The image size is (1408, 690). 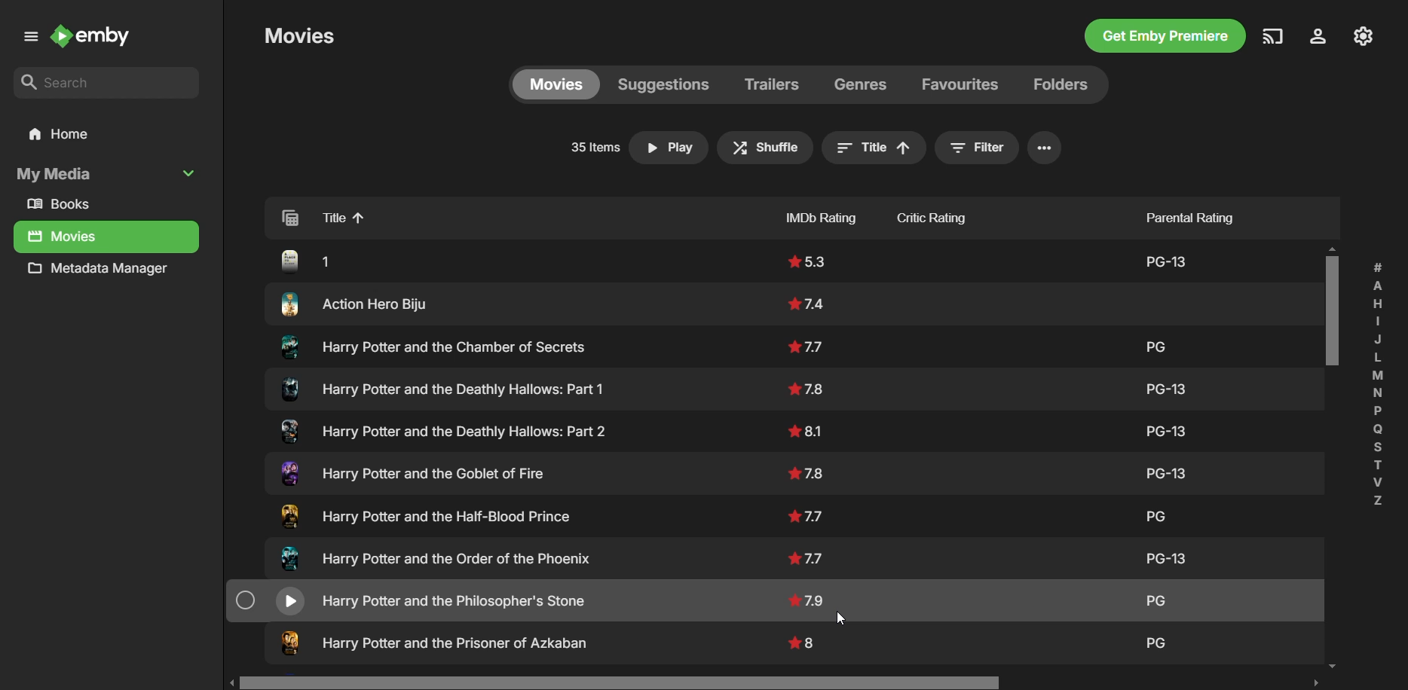 I want to click on , so click(x=803, y=640).